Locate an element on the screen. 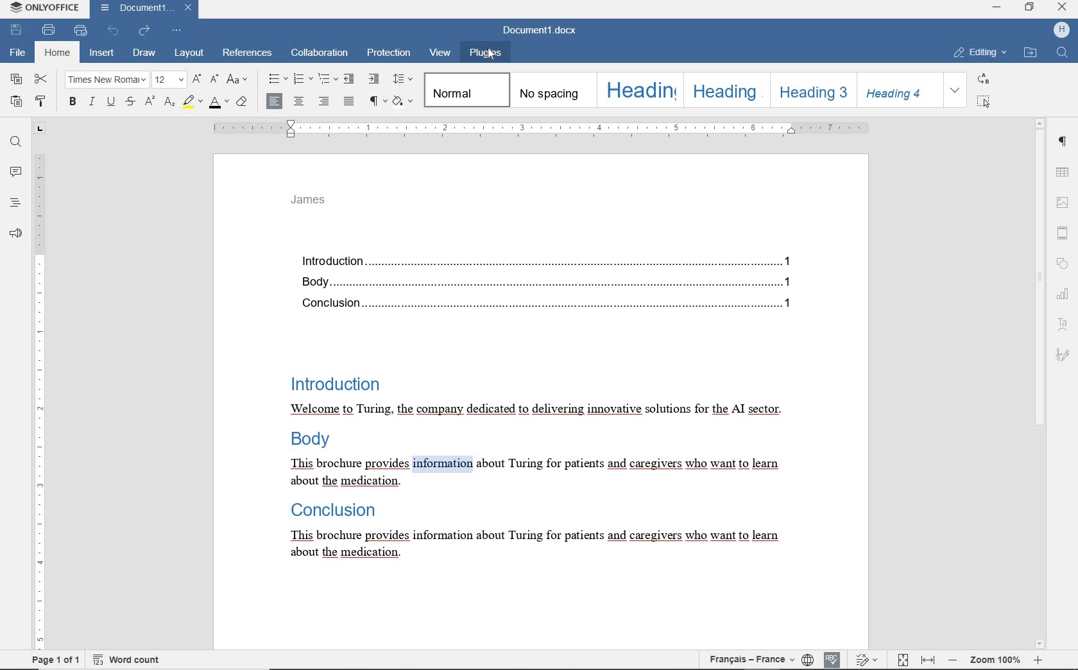 The height and width of the screenshot is (670, 1078). COPY is located at coordinates (16, 79).